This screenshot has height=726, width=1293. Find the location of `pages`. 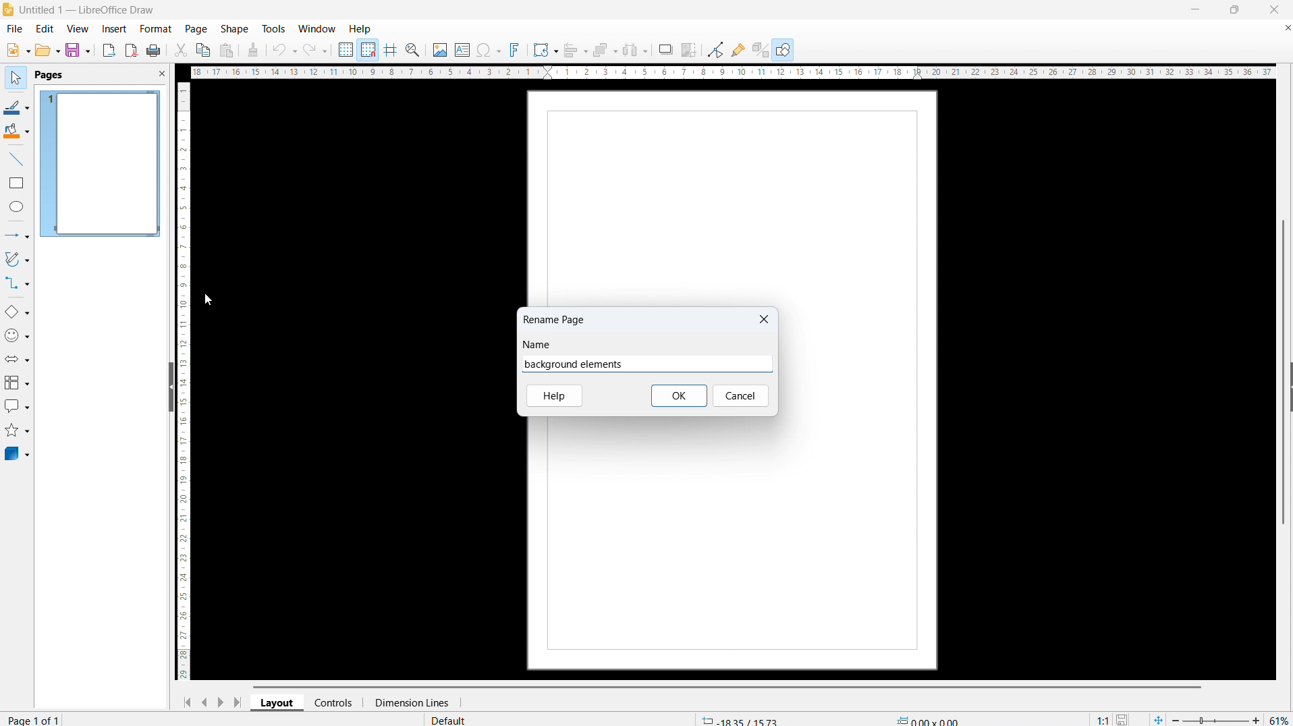

pages is located at coordinates (49, 76).